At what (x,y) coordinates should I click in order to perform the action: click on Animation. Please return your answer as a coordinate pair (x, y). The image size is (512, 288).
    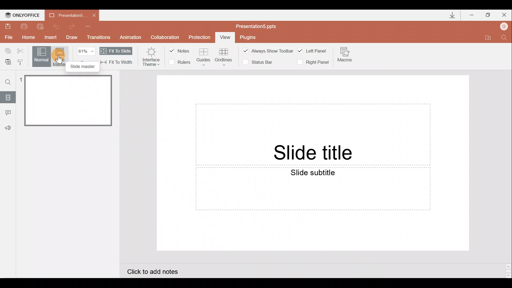
    Looking at the image, I should click on (132, 37).